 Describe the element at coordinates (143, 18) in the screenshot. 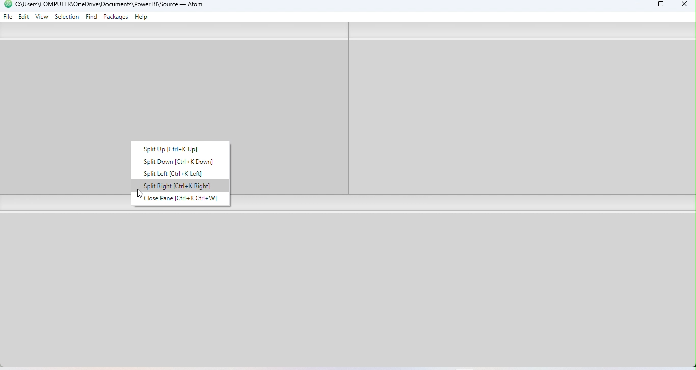

I see `Help` at that location.